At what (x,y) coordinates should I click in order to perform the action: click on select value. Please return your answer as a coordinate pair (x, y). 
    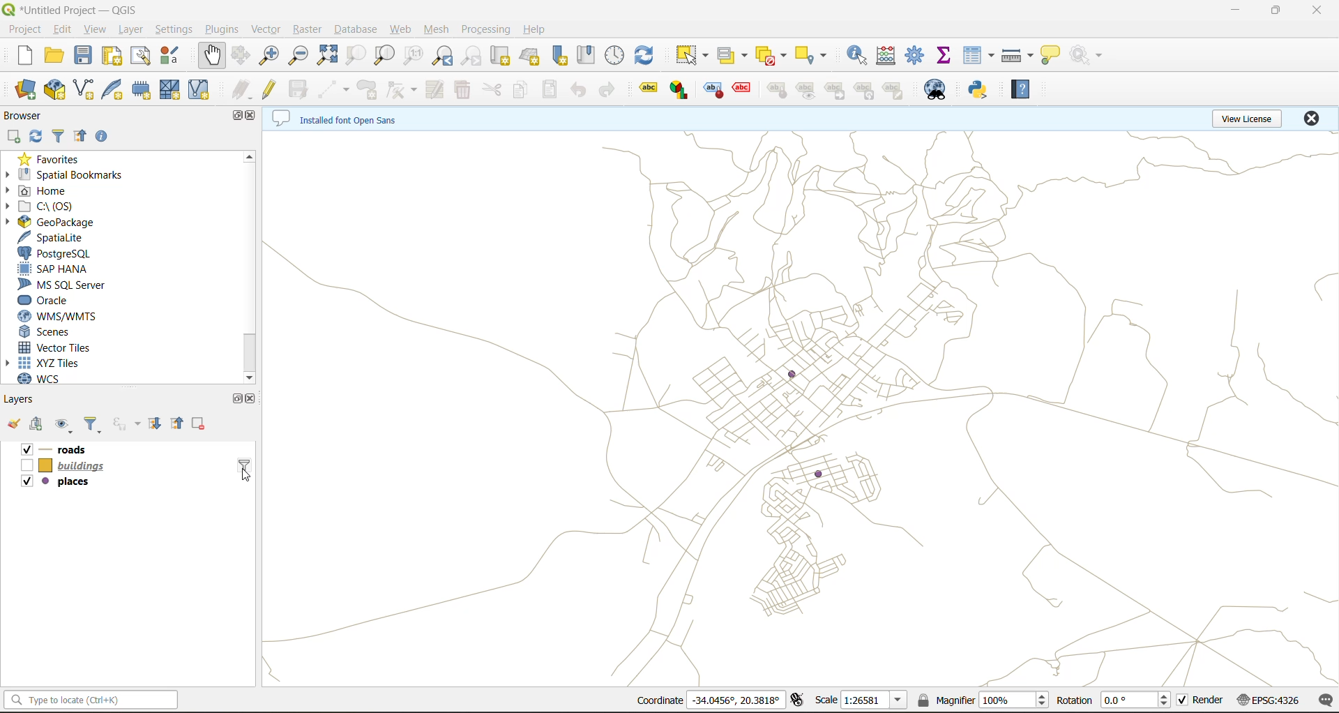
    Looking at the image, I should click on (733, 56).